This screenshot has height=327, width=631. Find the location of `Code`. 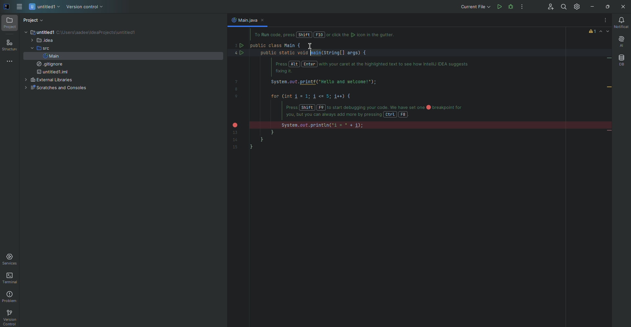

Code is located at coordinates (361, 98).